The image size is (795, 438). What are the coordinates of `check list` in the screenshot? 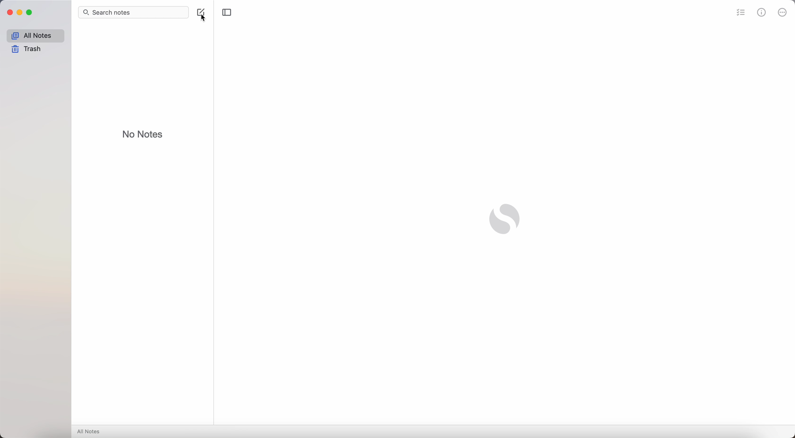 It's located at (741, 14).